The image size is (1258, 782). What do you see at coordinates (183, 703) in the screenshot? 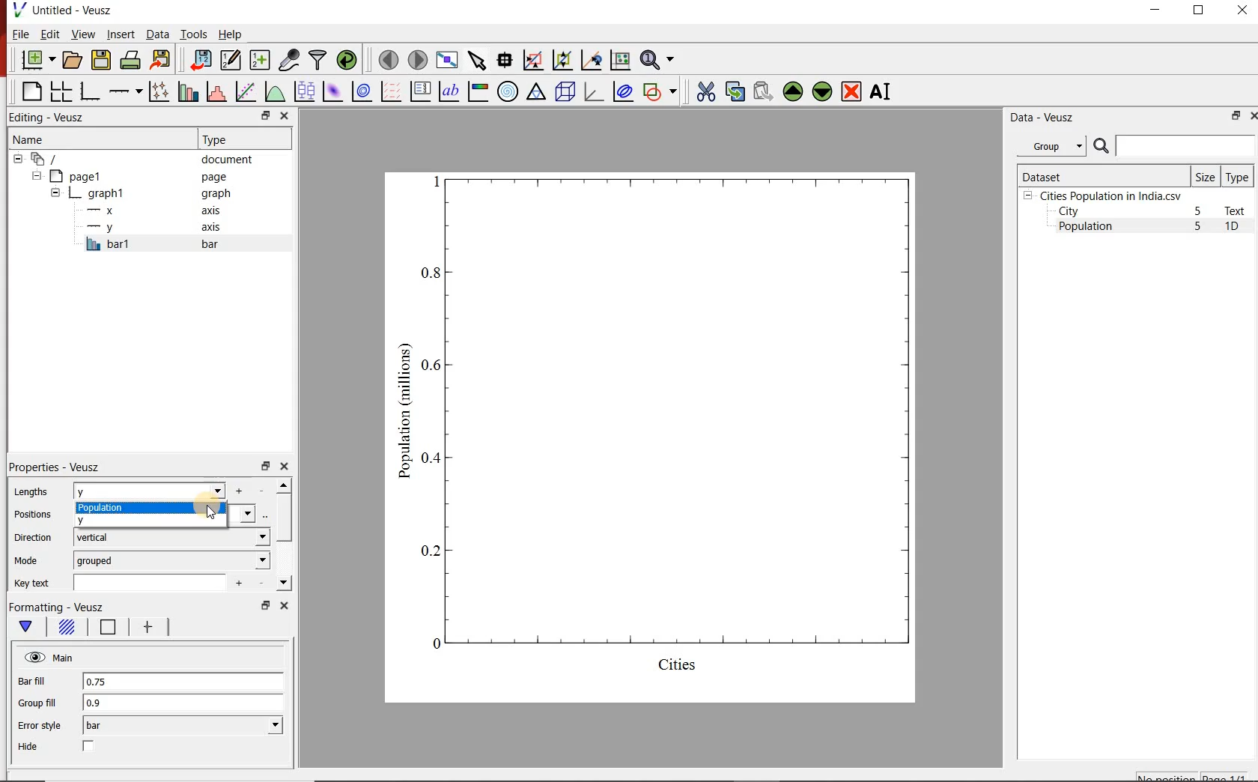
I see `0.9` at bounding box center [183, 703].